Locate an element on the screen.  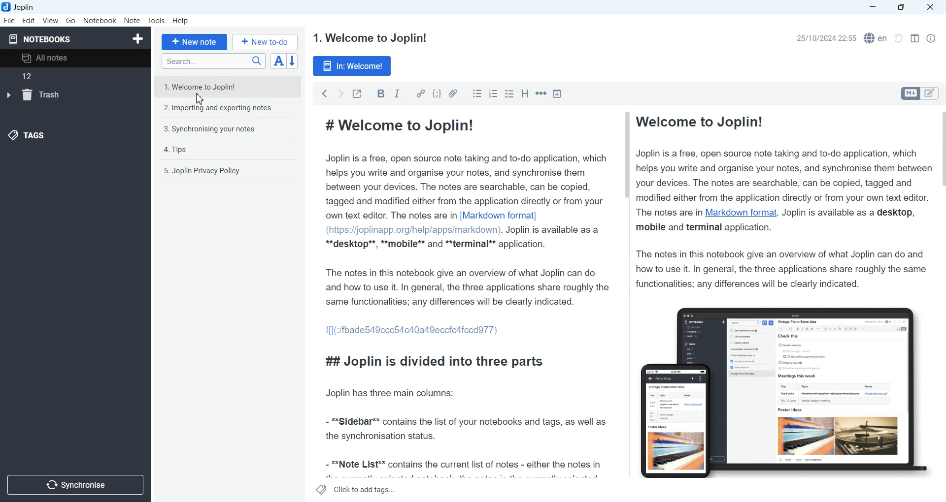
Minimize is located at coordinates (873, 7).